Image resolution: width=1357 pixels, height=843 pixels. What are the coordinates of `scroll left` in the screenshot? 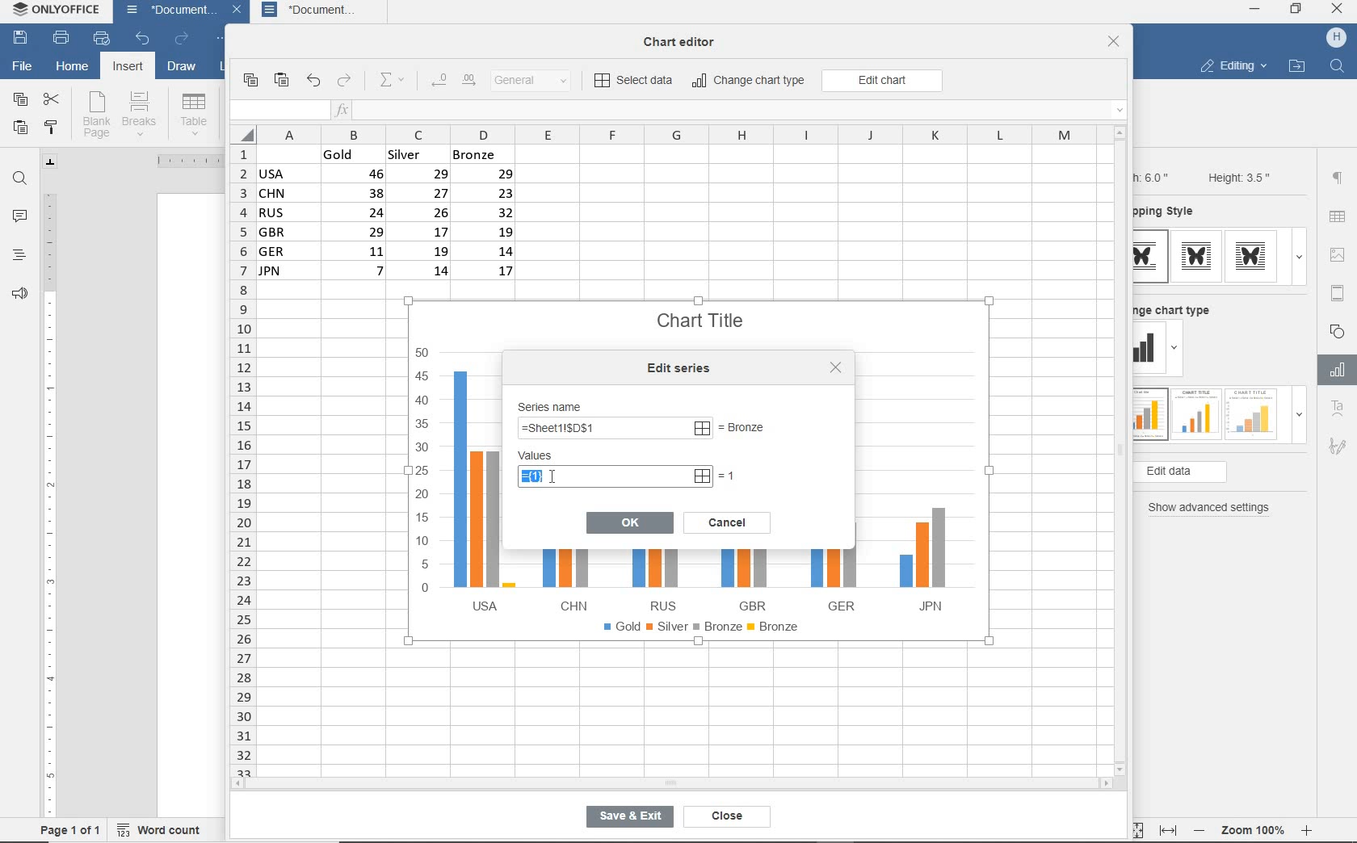 It's located at (242, 785).